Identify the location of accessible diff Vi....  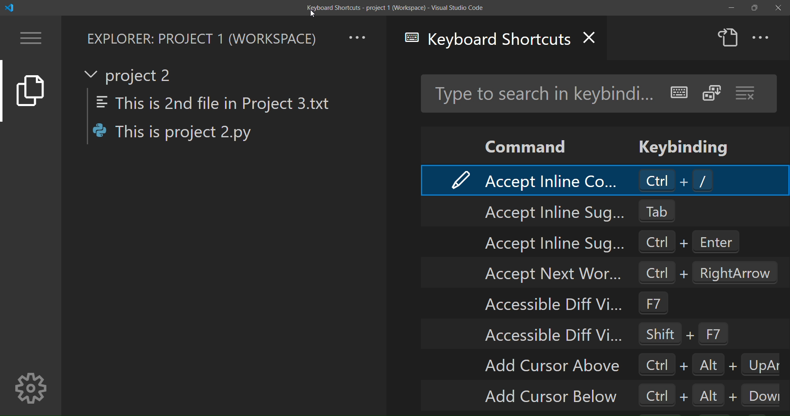
(551, 336).